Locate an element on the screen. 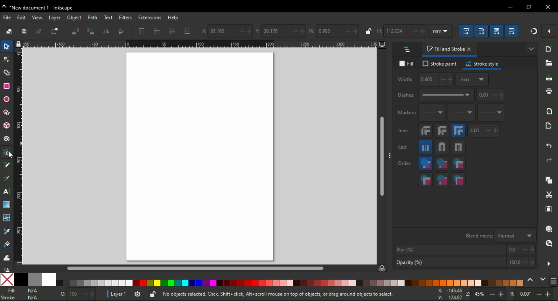 The width and height of the screenshot is (558, 301). butt is located at coordinates (426, 147).